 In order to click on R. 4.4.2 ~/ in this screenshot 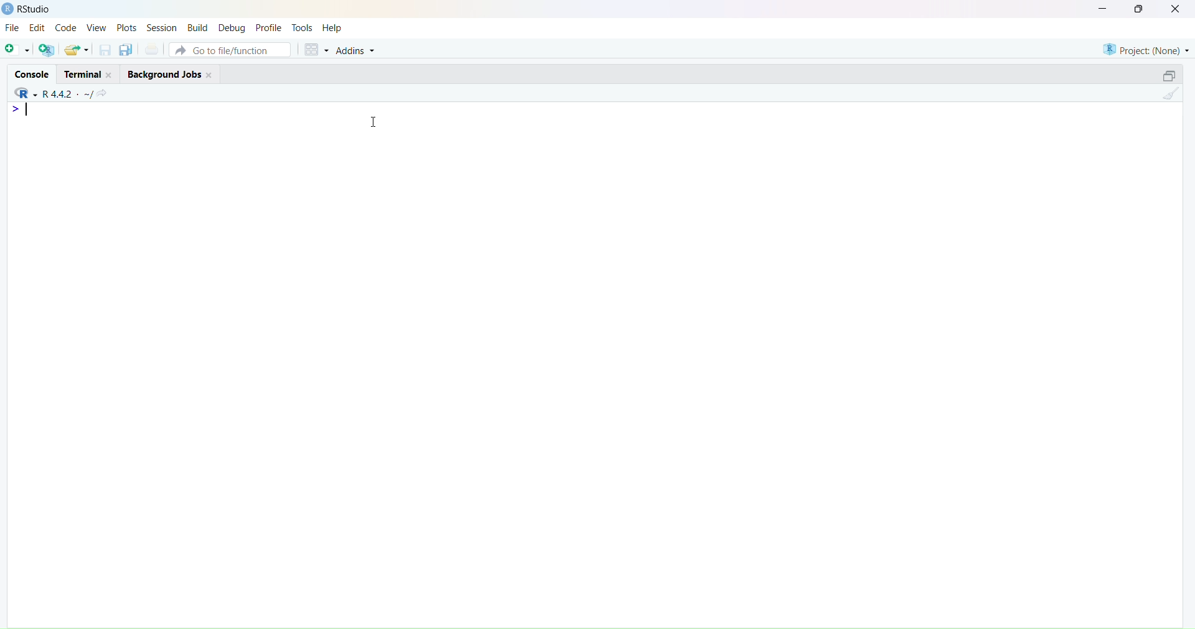, I will do `click(67, 94)`.